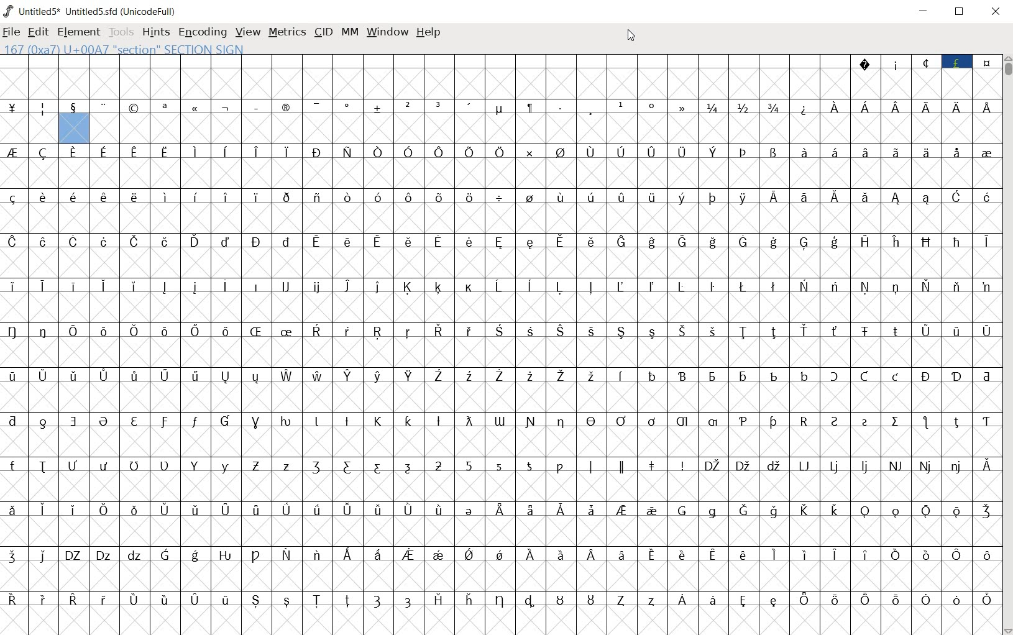  I want to click on special letters, so click(503, 241).